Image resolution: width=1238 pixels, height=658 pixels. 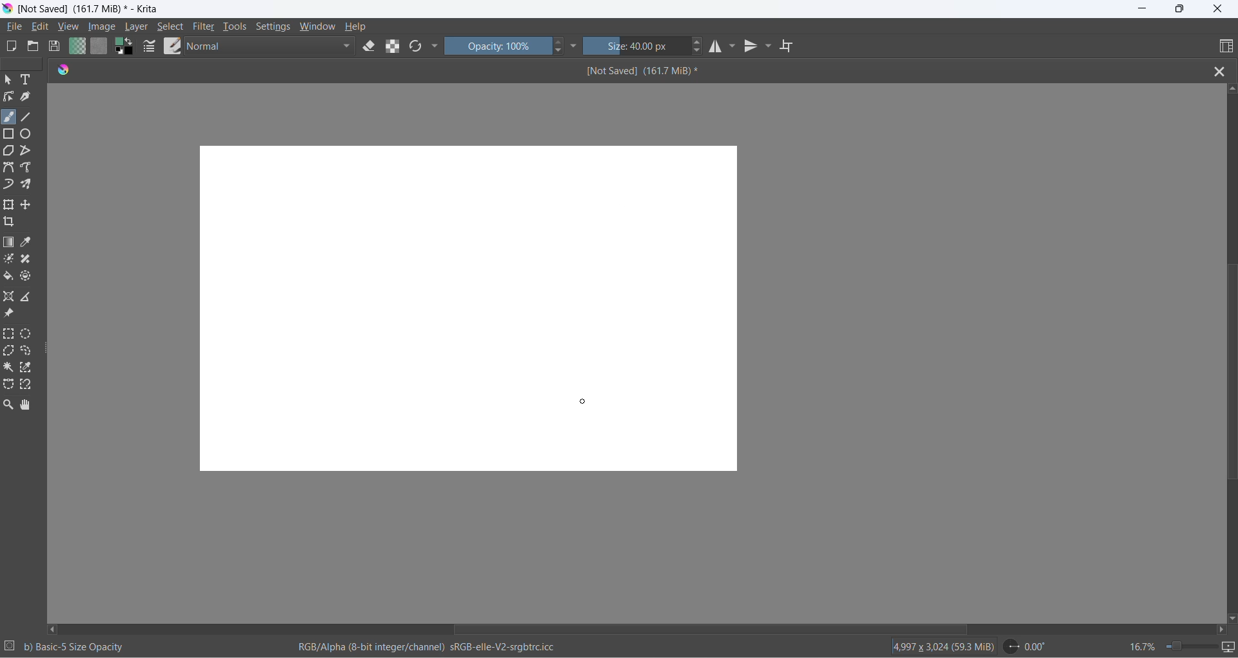 What do you see at coordinates (28, 205) in the screenshot?
I see `move a layer` at bounding box center [28, 205].